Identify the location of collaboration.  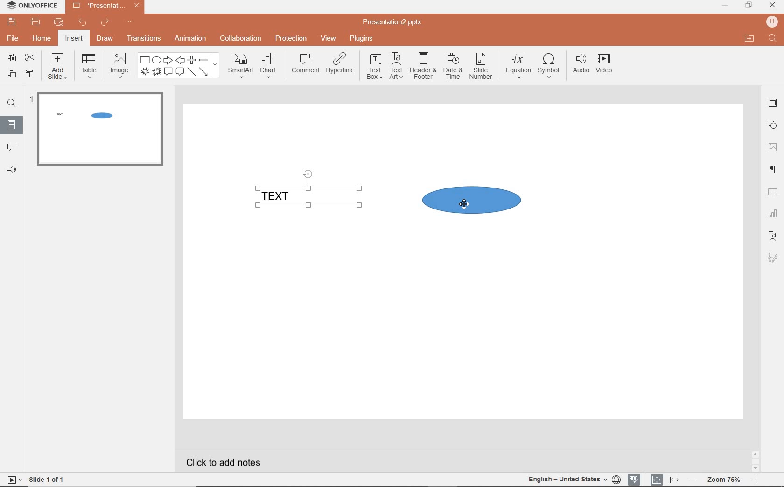
(239, 39).